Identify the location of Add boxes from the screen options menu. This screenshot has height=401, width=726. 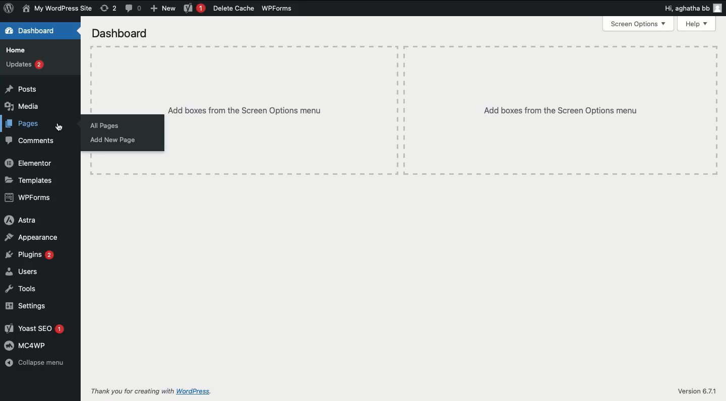
(556, 111).